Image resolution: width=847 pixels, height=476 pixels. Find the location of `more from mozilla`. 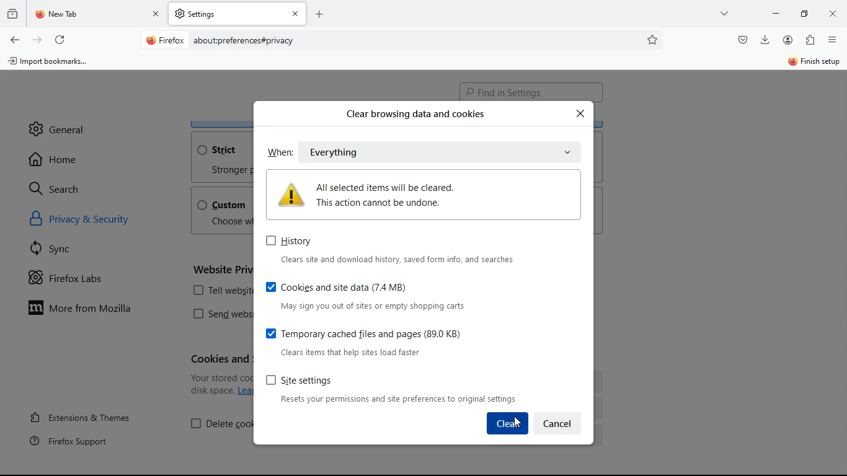

more from mozilla is located at coordinates (91, 310).